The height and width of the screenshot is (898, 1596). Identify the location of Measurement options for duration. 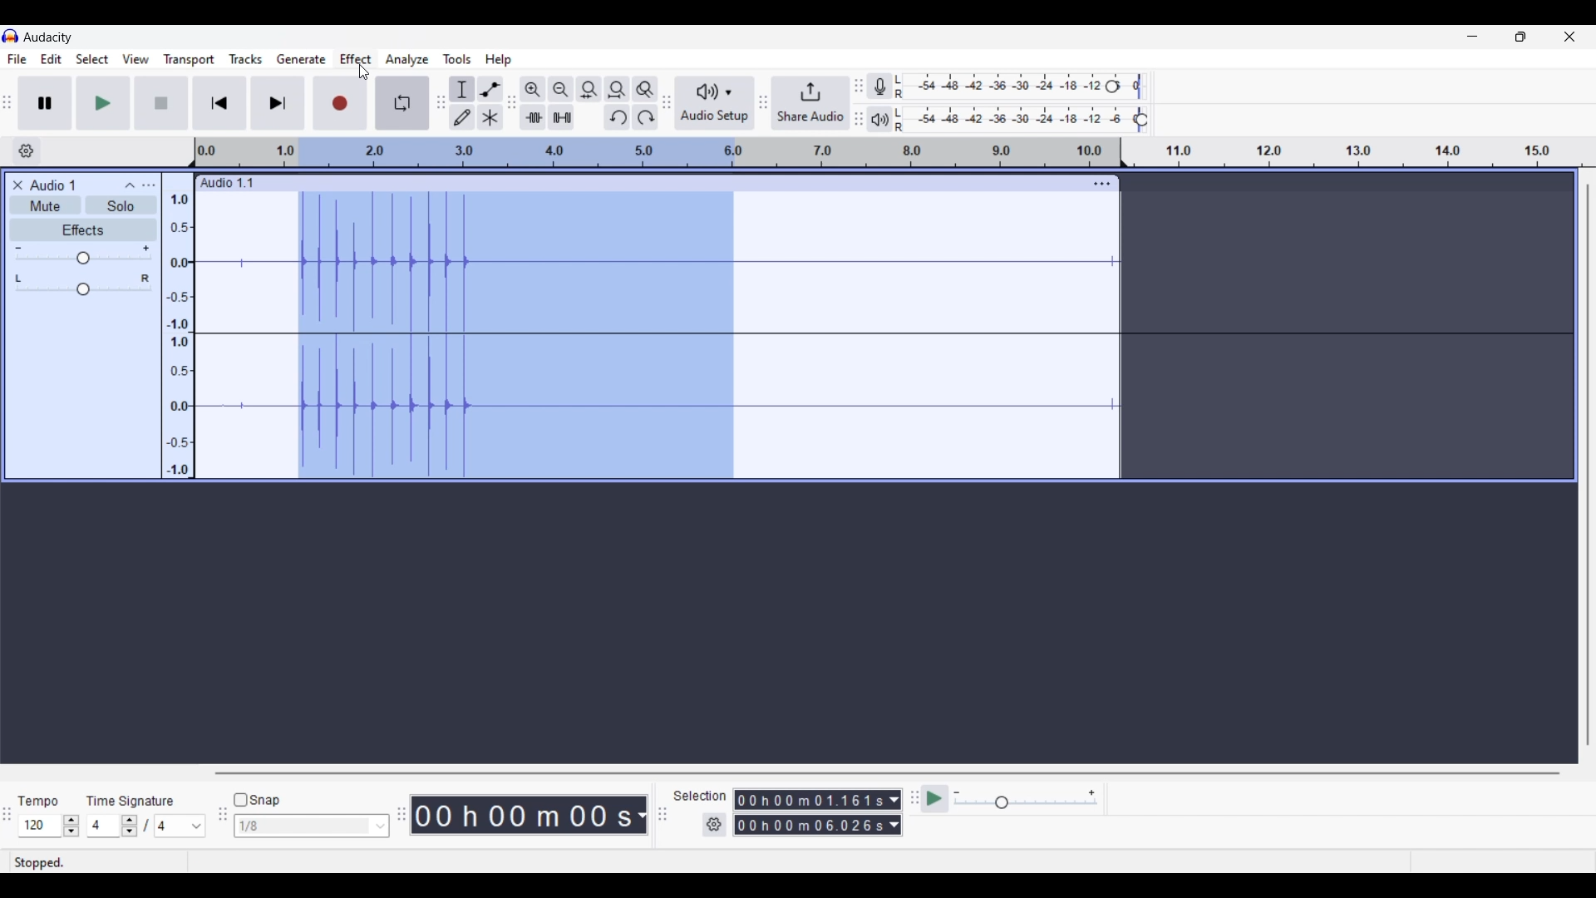
(640, 816).